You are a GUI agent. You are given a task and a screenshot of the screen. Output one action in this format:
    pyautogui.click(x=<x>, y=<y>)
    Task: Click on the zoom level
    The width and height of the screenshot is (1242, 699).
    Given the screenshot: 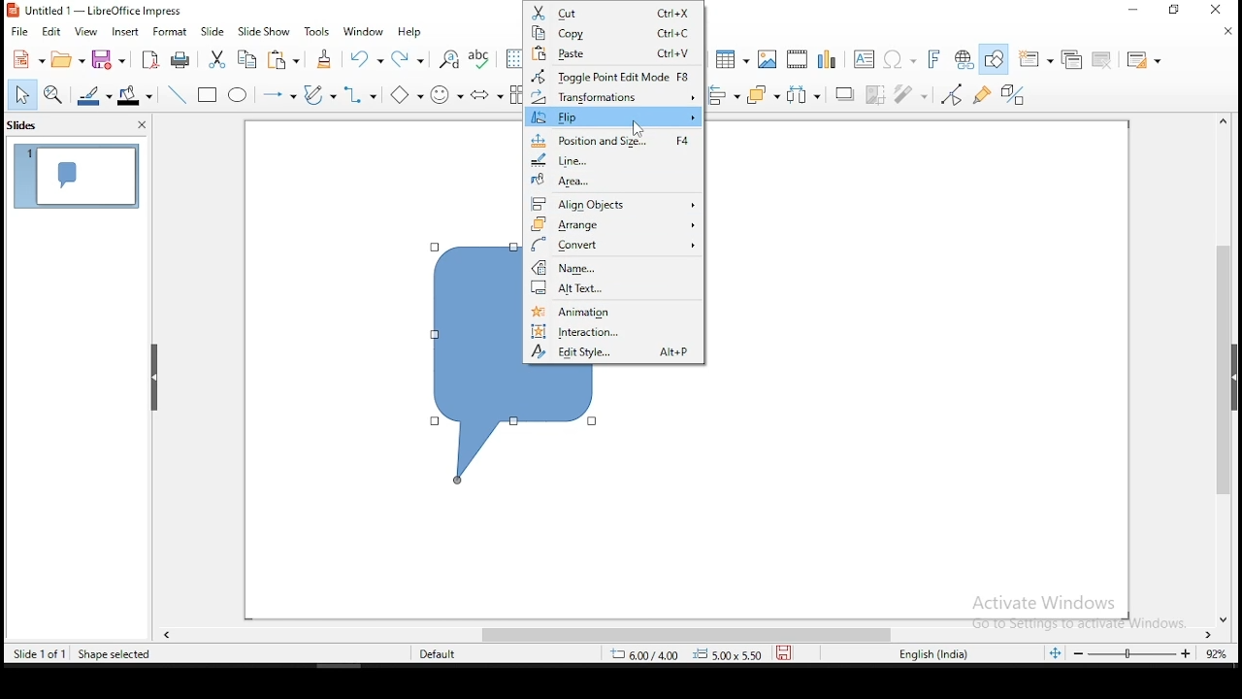 What is the action you would take?
    pyautogui.click(x=1214, y=652)
    